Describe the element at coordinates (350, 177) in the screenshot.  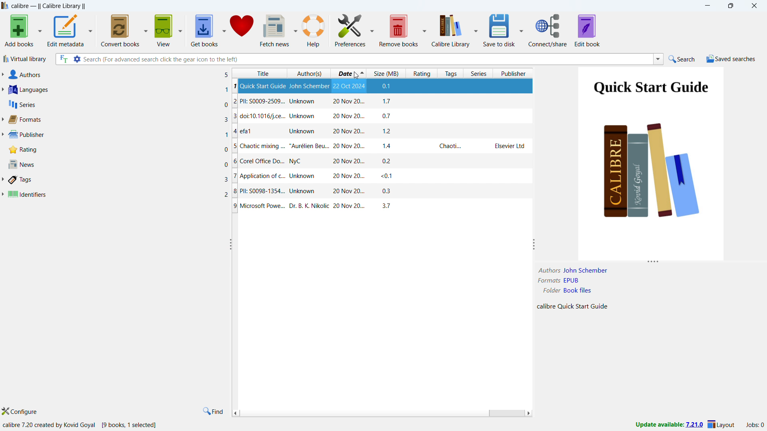
I see `20 Nov 20..` at that location.